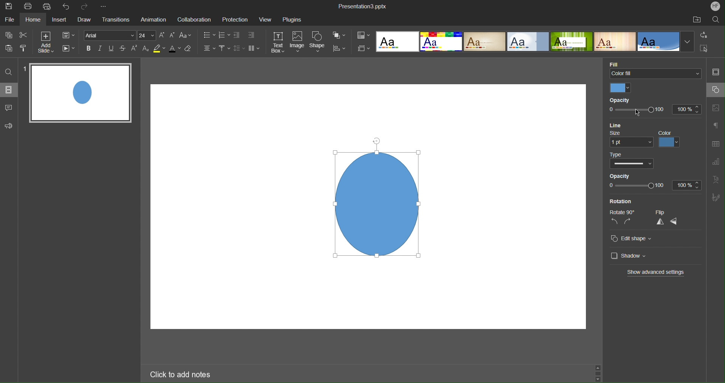 The height and width of the screenshot is (383, 725). Describe the element at coordinates (10, 7) in the screenshot. I see `Save` at that location.